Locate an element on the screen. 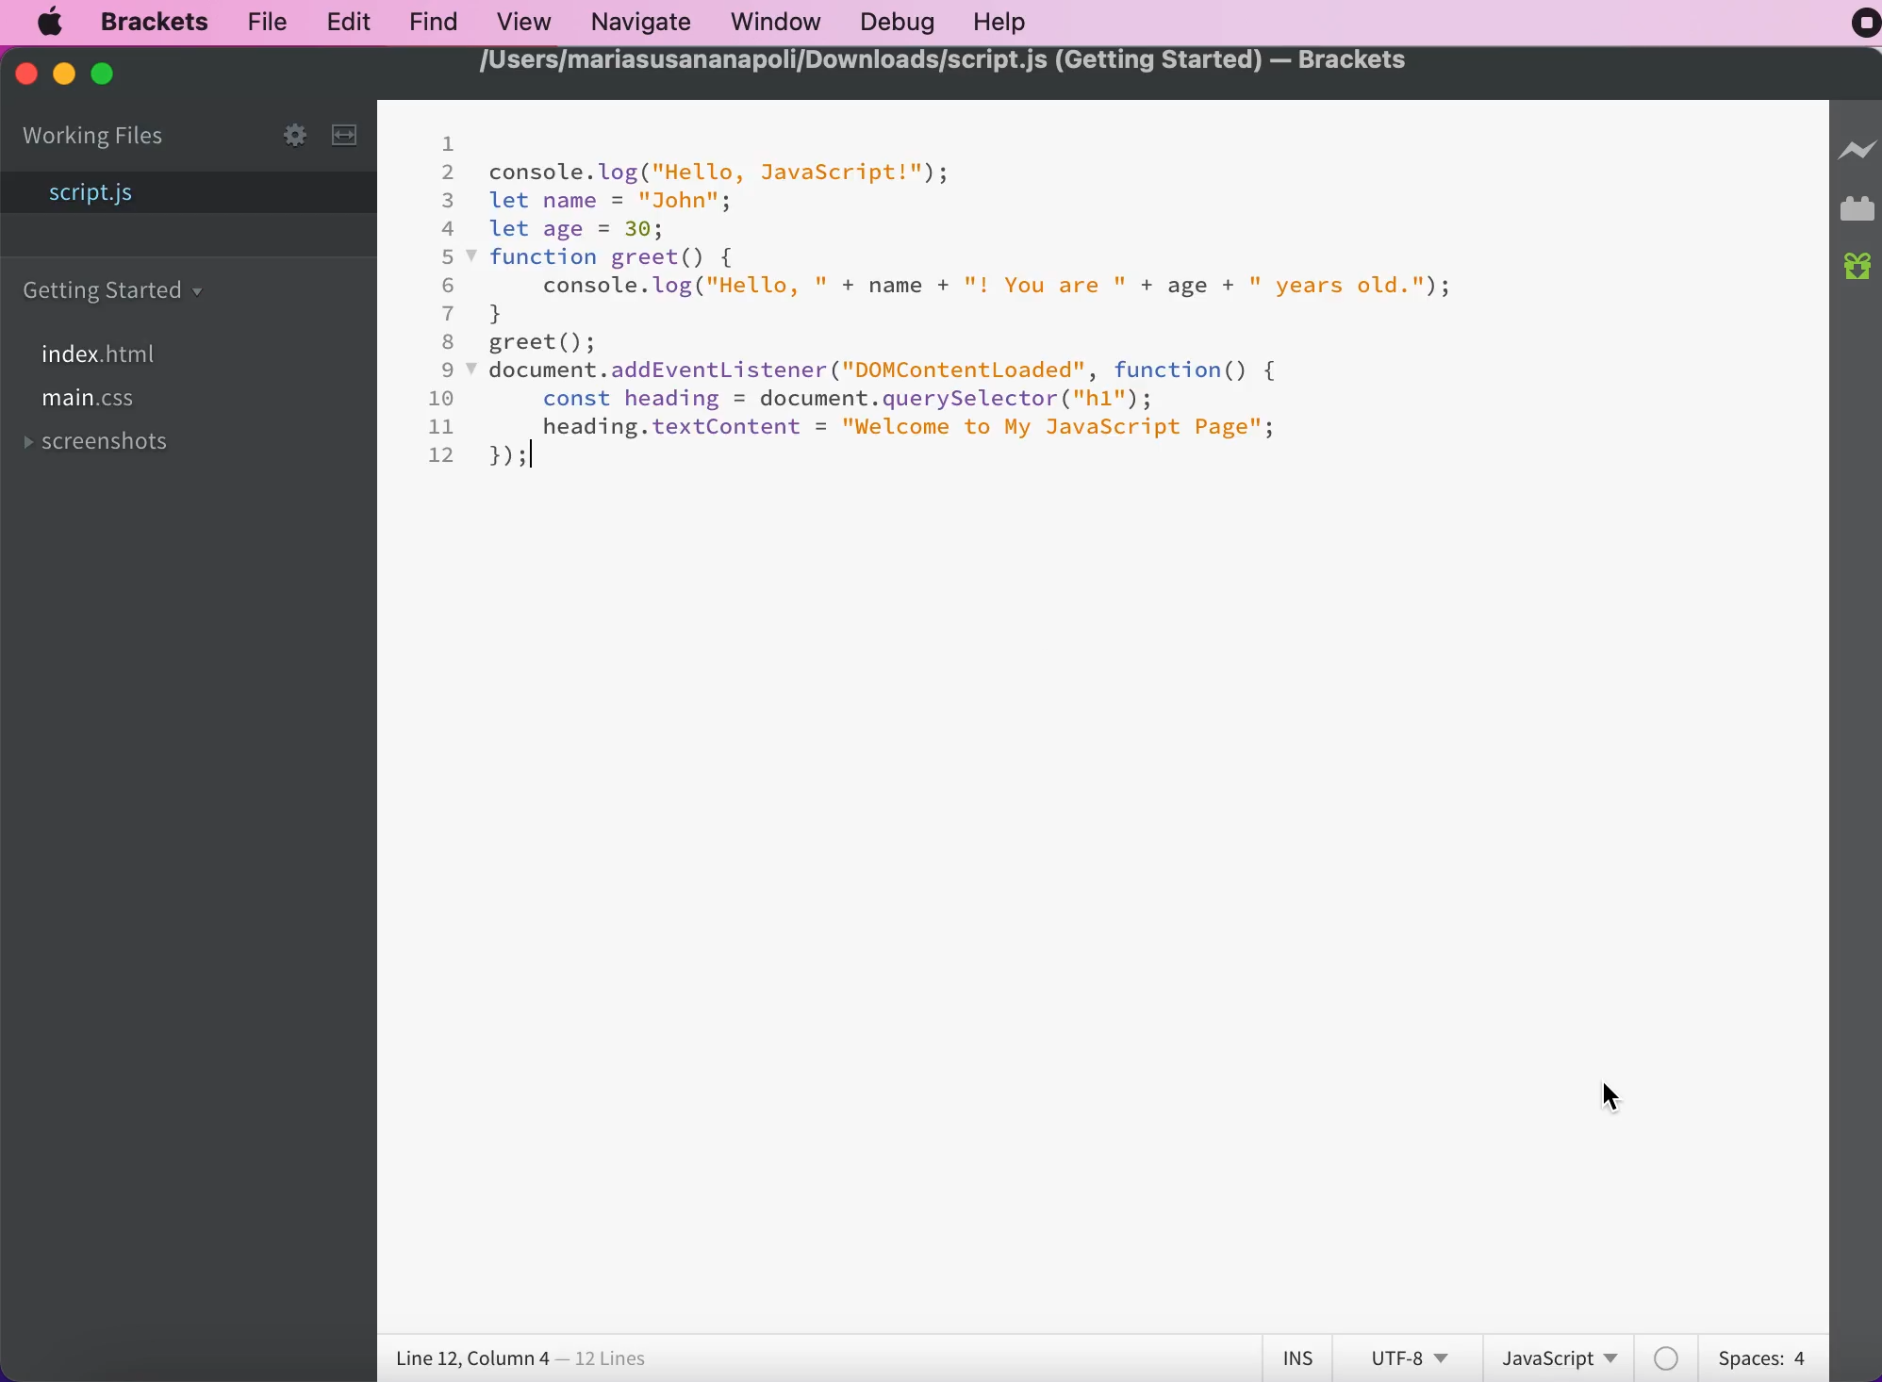  10 is located at coordinates (442, 398).